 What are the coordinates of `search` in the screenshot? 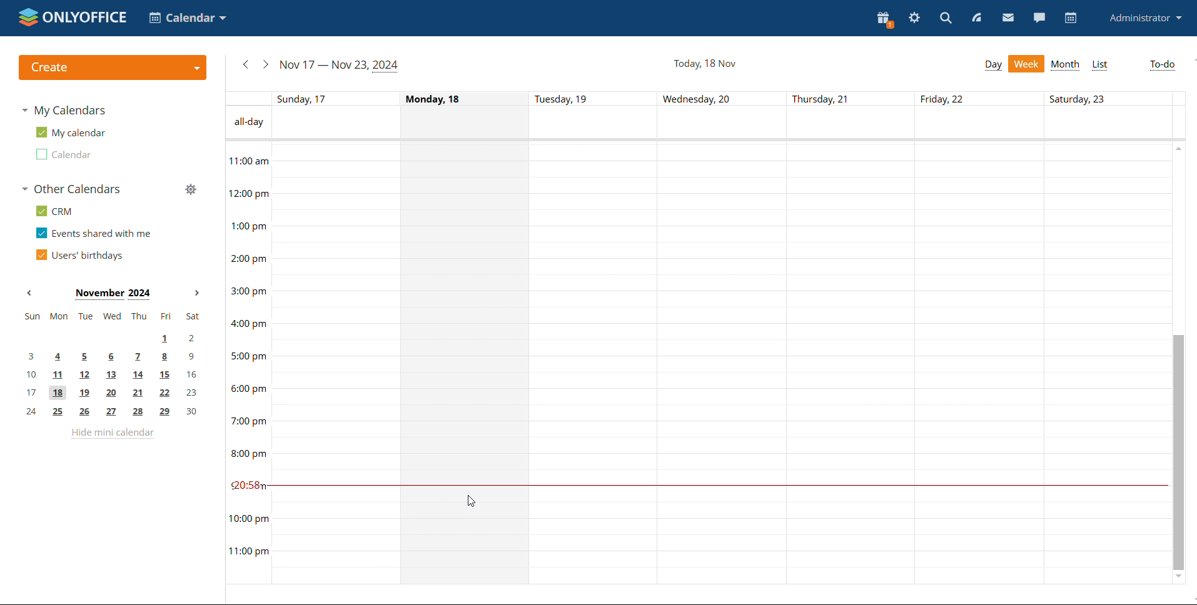 It's located at (946, 17).